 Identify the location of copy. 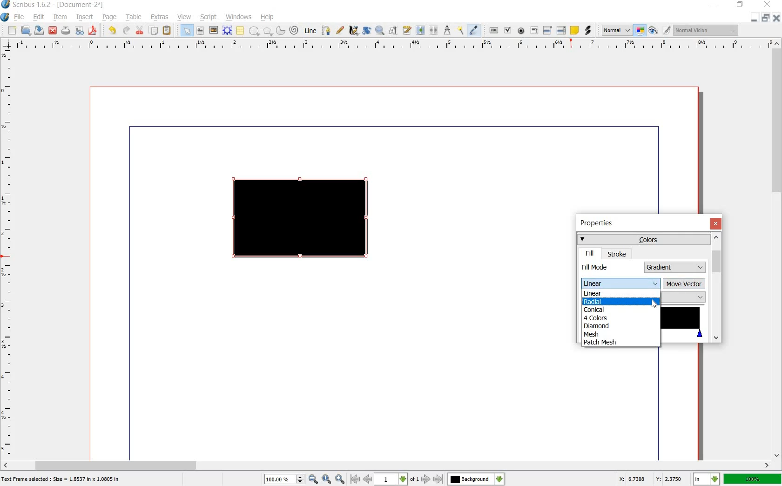
(154, 31).